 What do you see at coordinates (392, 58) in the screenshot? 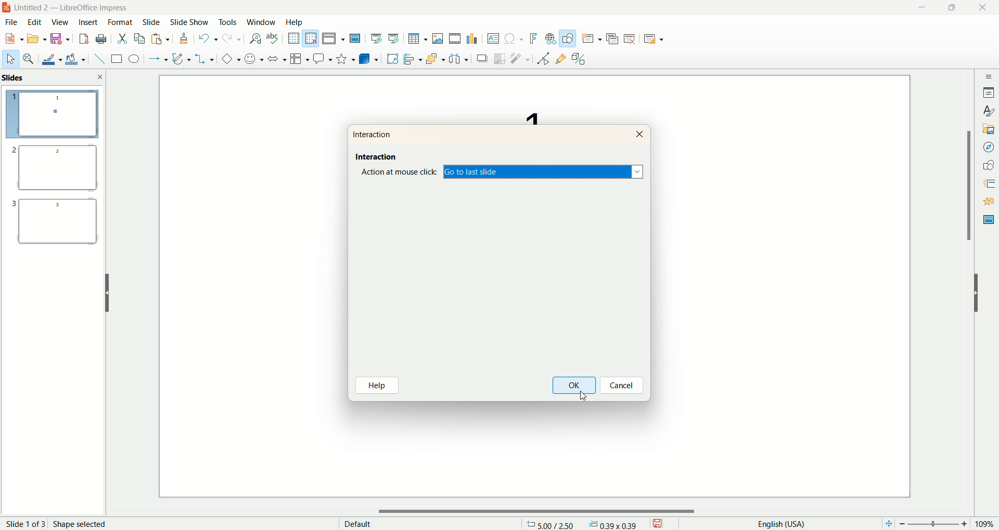
I see `rotate` at bounding box center [392, 58].